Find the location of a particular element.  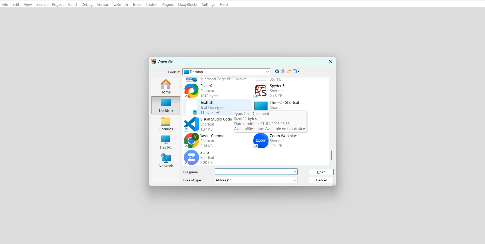

wxSmith is located at coordinates (121, 4).